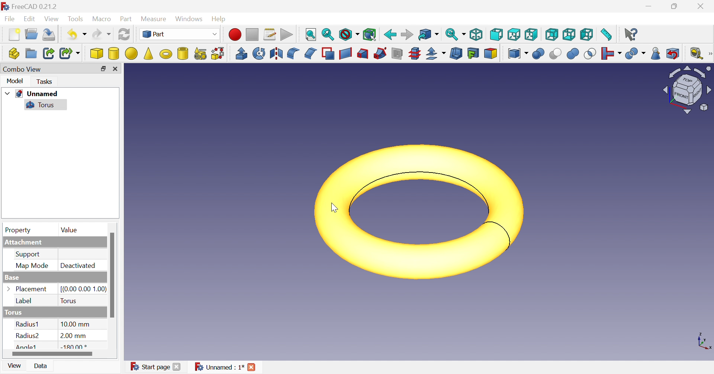 This screenshot has height=374, width=714. Describe the element at coordinates (287, 35) in the screenshot. I see `Execute macro` at that location.